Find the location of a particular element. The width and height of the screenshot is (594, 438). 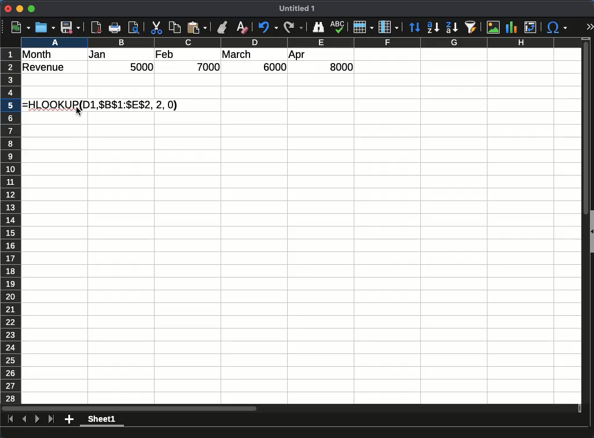

copy is located at coordinates (175, 27).